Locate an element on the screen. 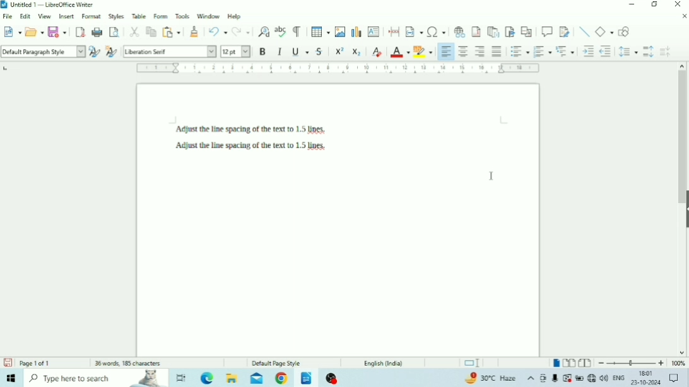 This screenshot has width=689, height=387. Select Outline Format is located at coordinates (565, 51).